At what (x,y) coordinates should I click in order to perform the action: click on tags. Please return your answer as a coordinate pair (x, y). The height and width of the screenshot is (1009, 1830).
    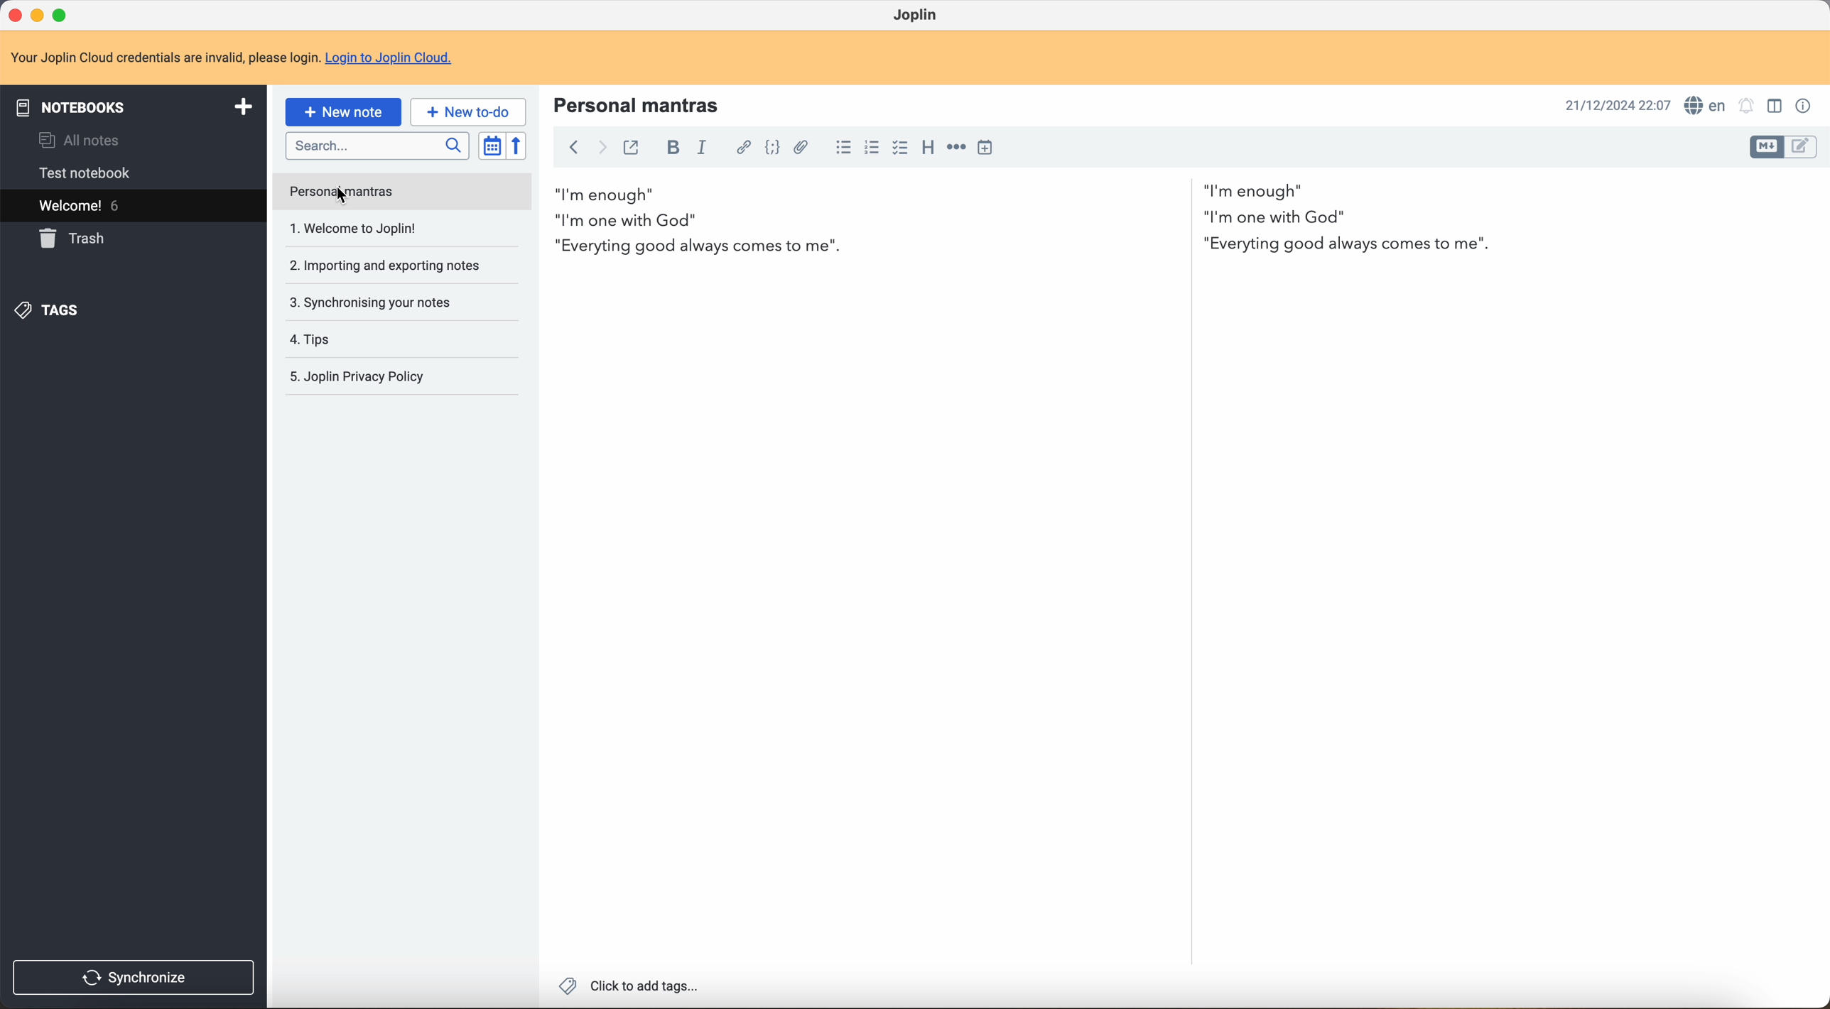
    Looking at the image, I should click on (54, 313).